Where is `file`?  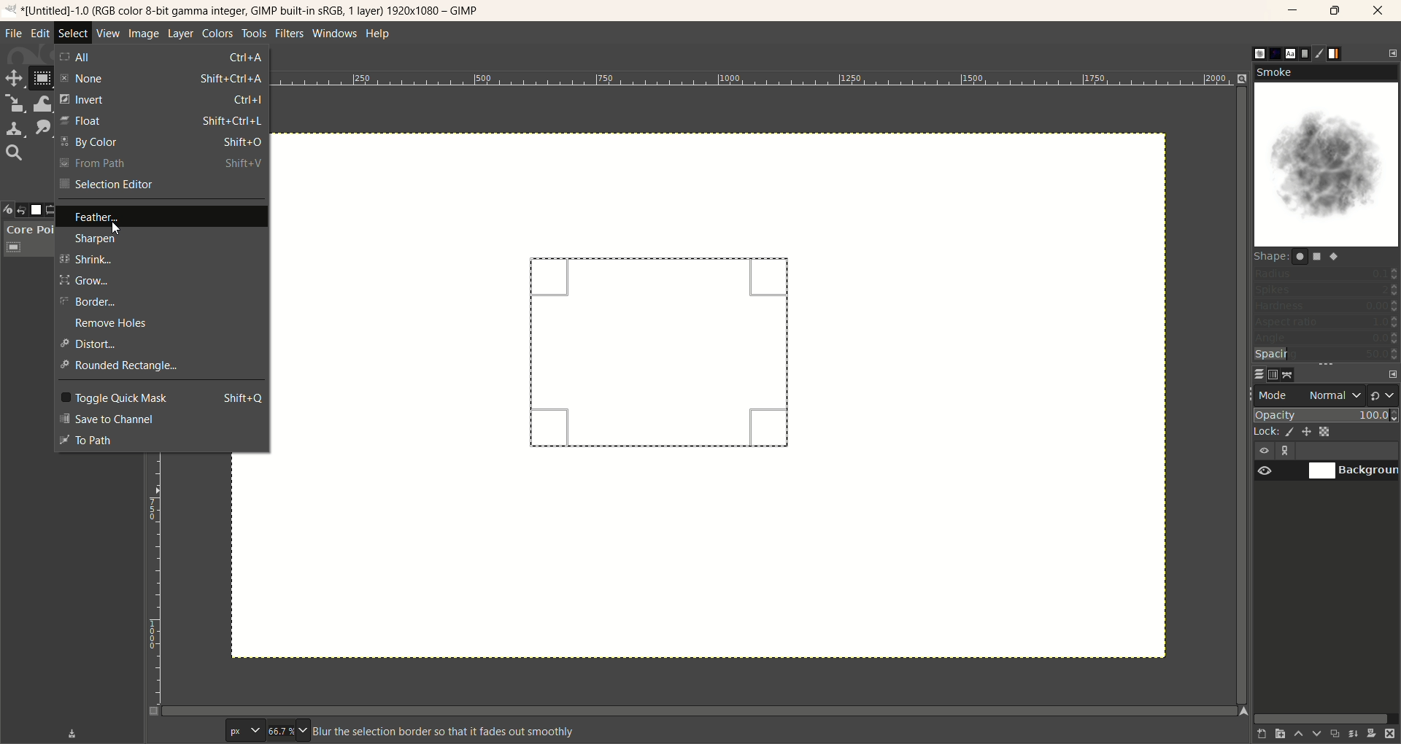
file is located at coordinates (14, 34).